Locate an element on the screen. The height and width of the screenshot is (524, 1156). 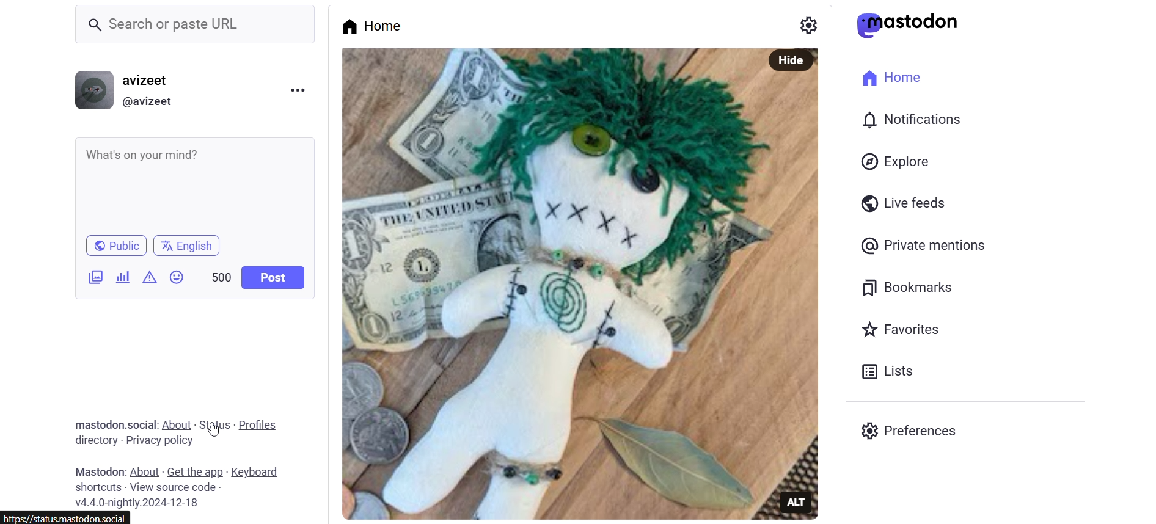
word limit is located at coordinates (219, 274).